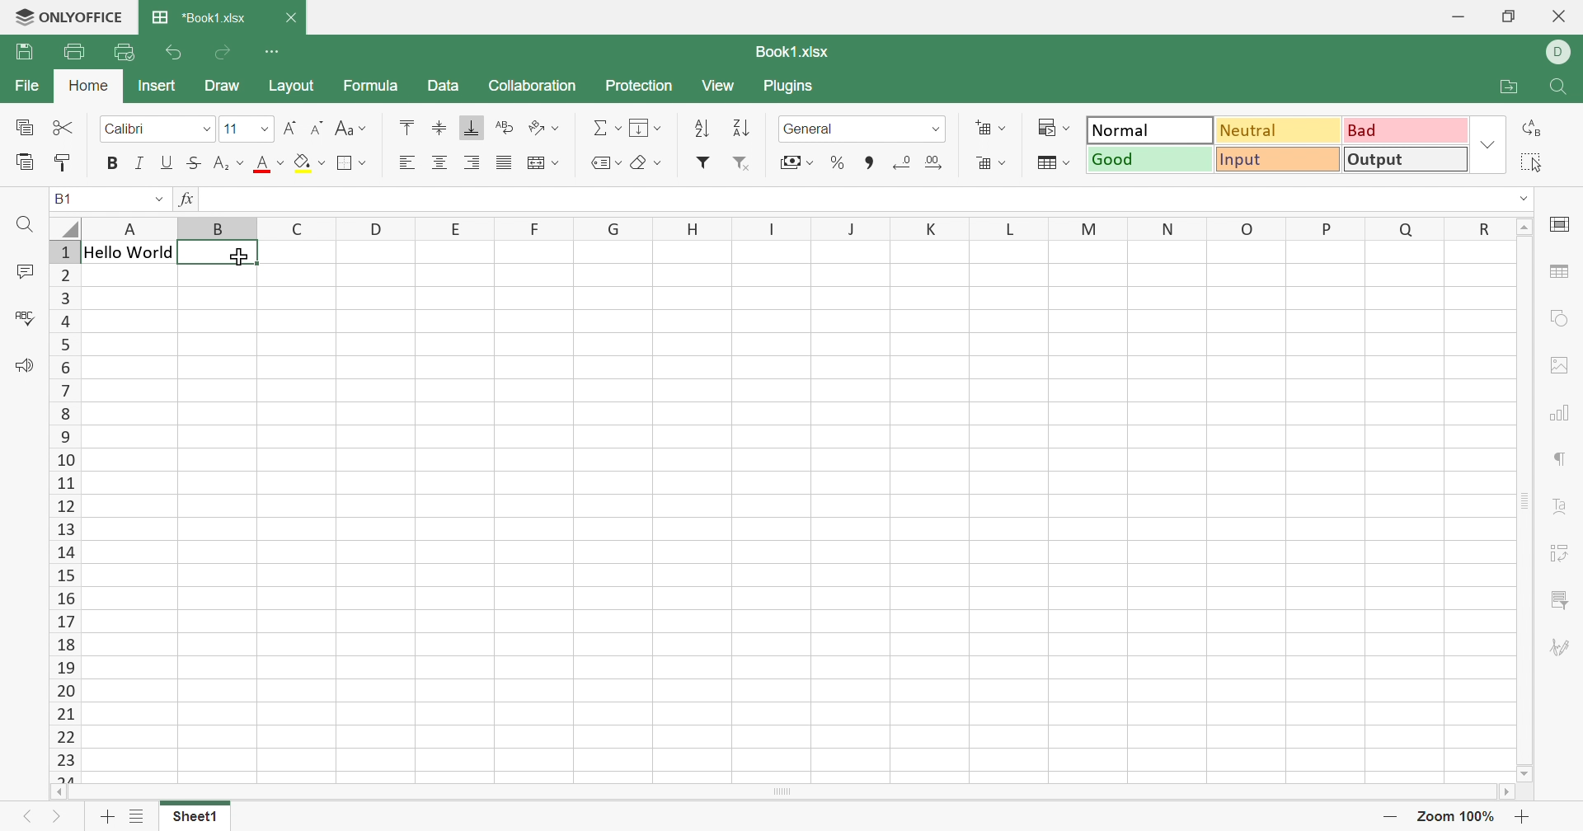 The image size is (1583, 831). Describe the element at coordinates (242, 198) in the screenshot. I see `Hello World` at that location.